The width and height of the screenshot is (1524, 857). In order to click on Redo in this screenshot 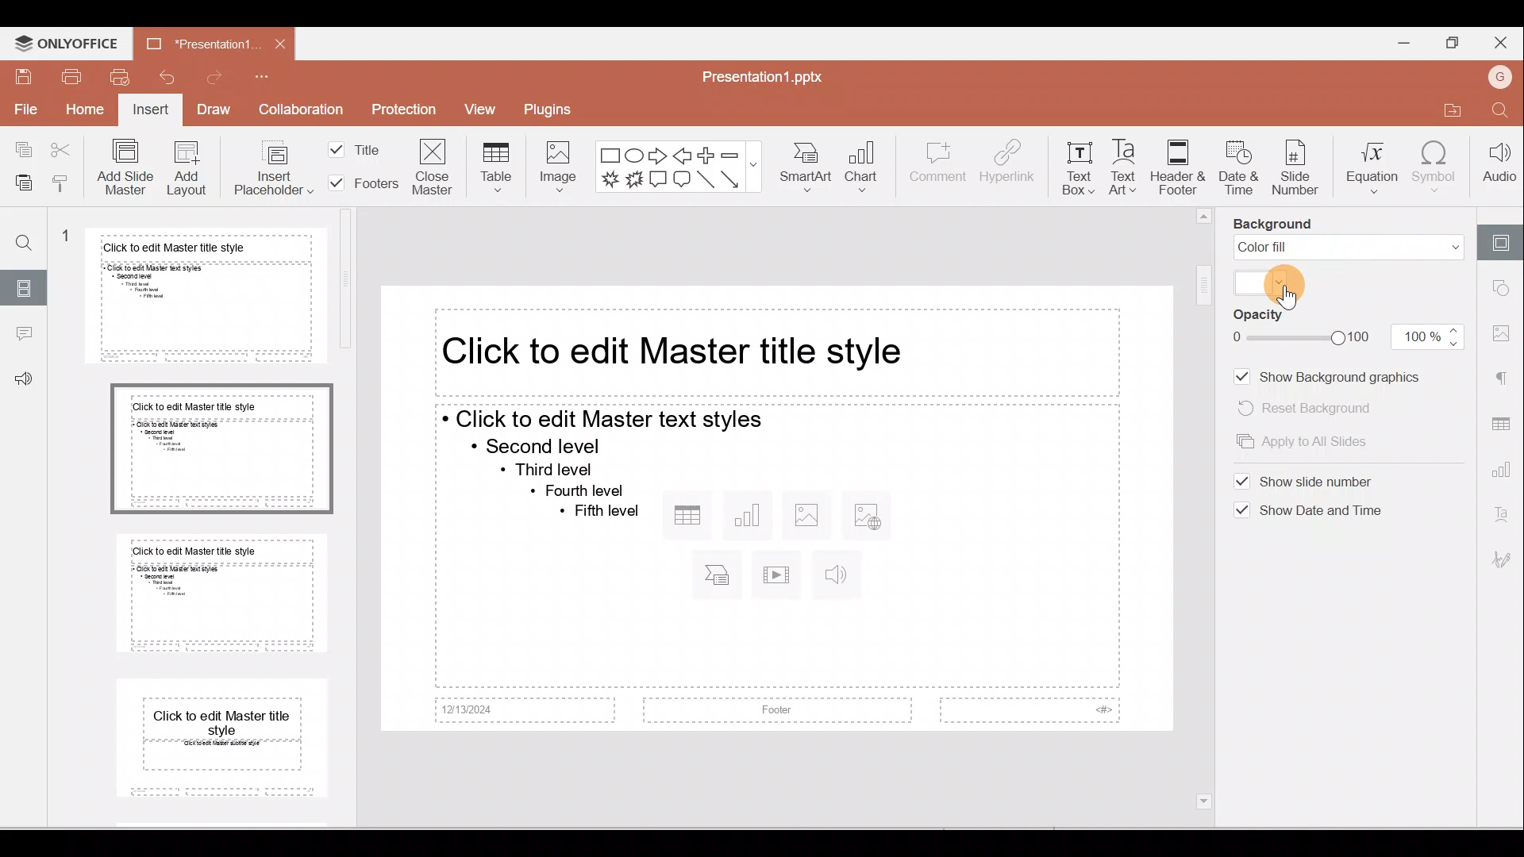, I will do `click(219, 76)`.